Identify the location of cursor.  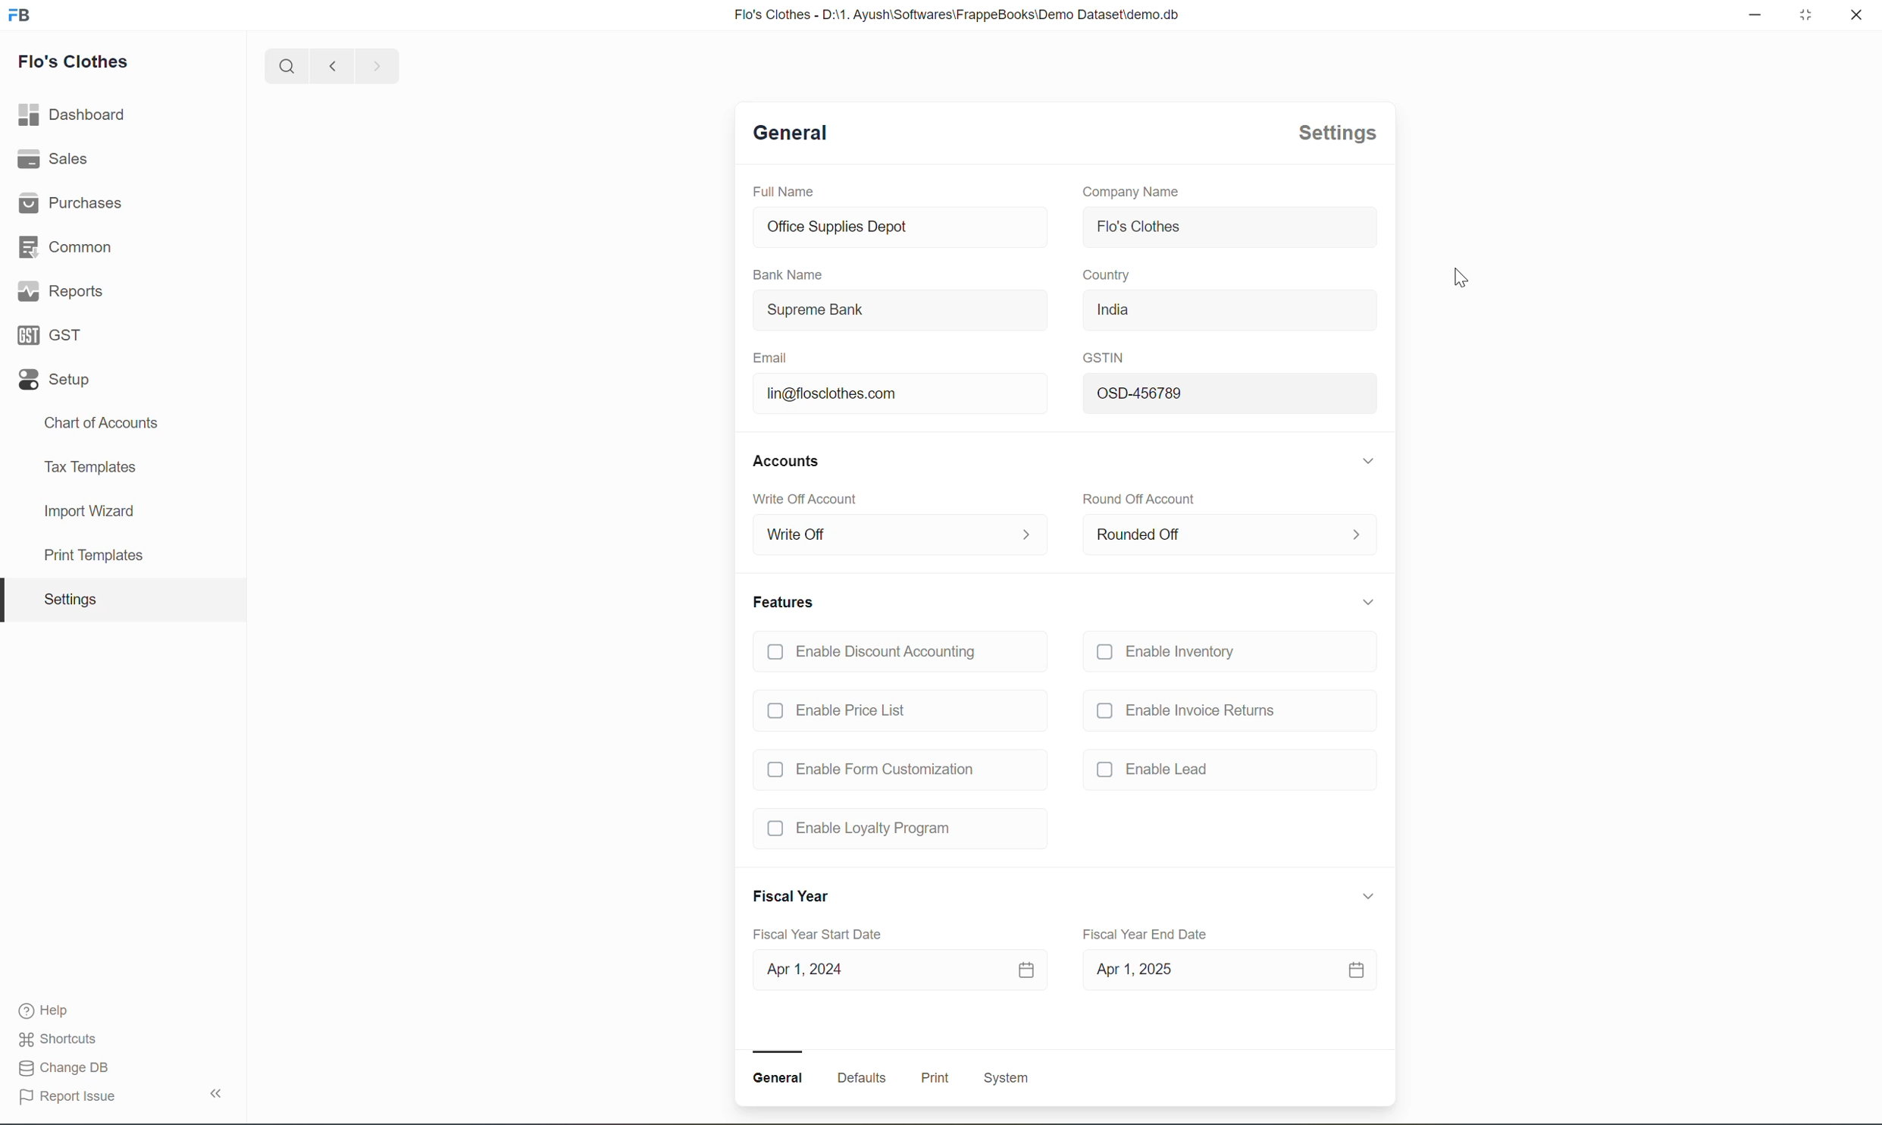
(1463, 277).